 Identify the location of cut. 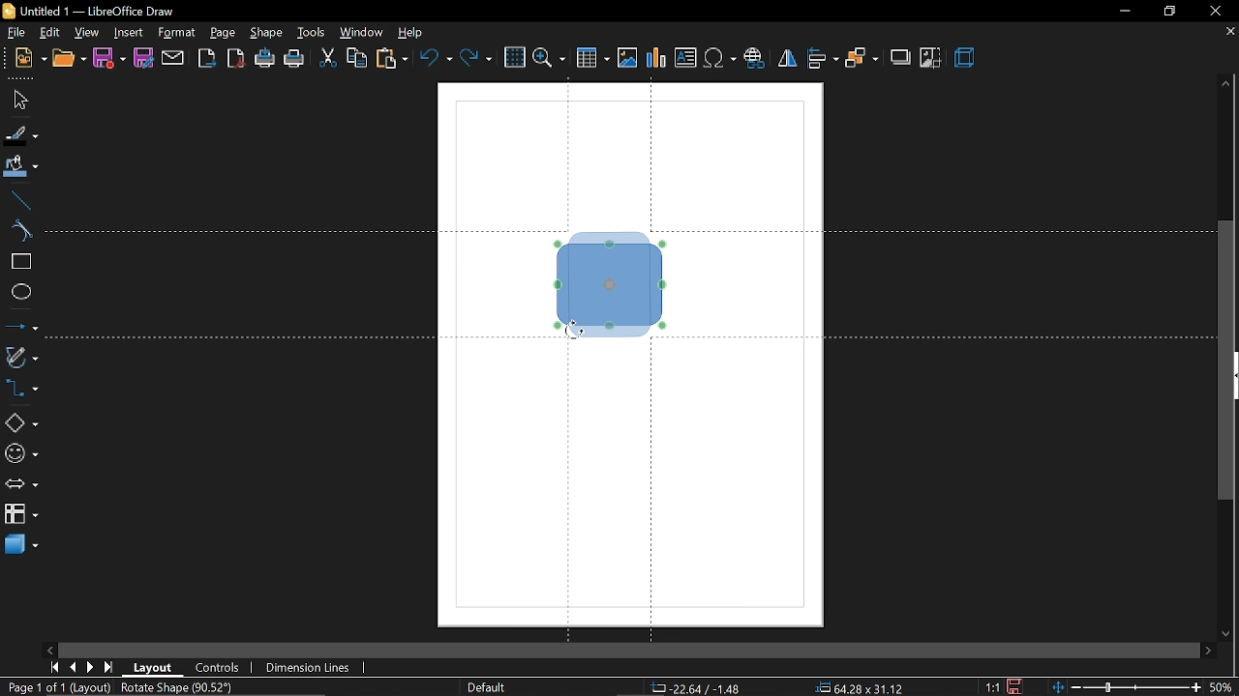
(329, 58).